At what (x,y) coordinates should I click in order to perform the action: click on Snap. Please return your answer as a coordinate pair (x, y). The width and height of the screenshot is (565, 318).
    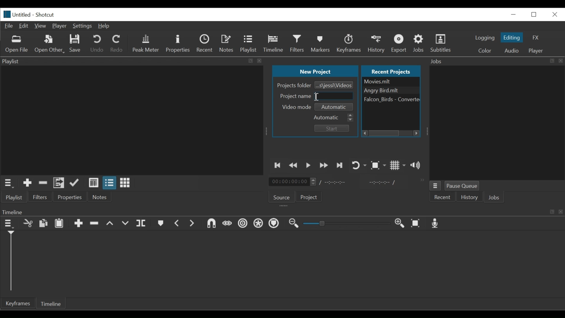
    Looking at the image, I should click on (212, 223).